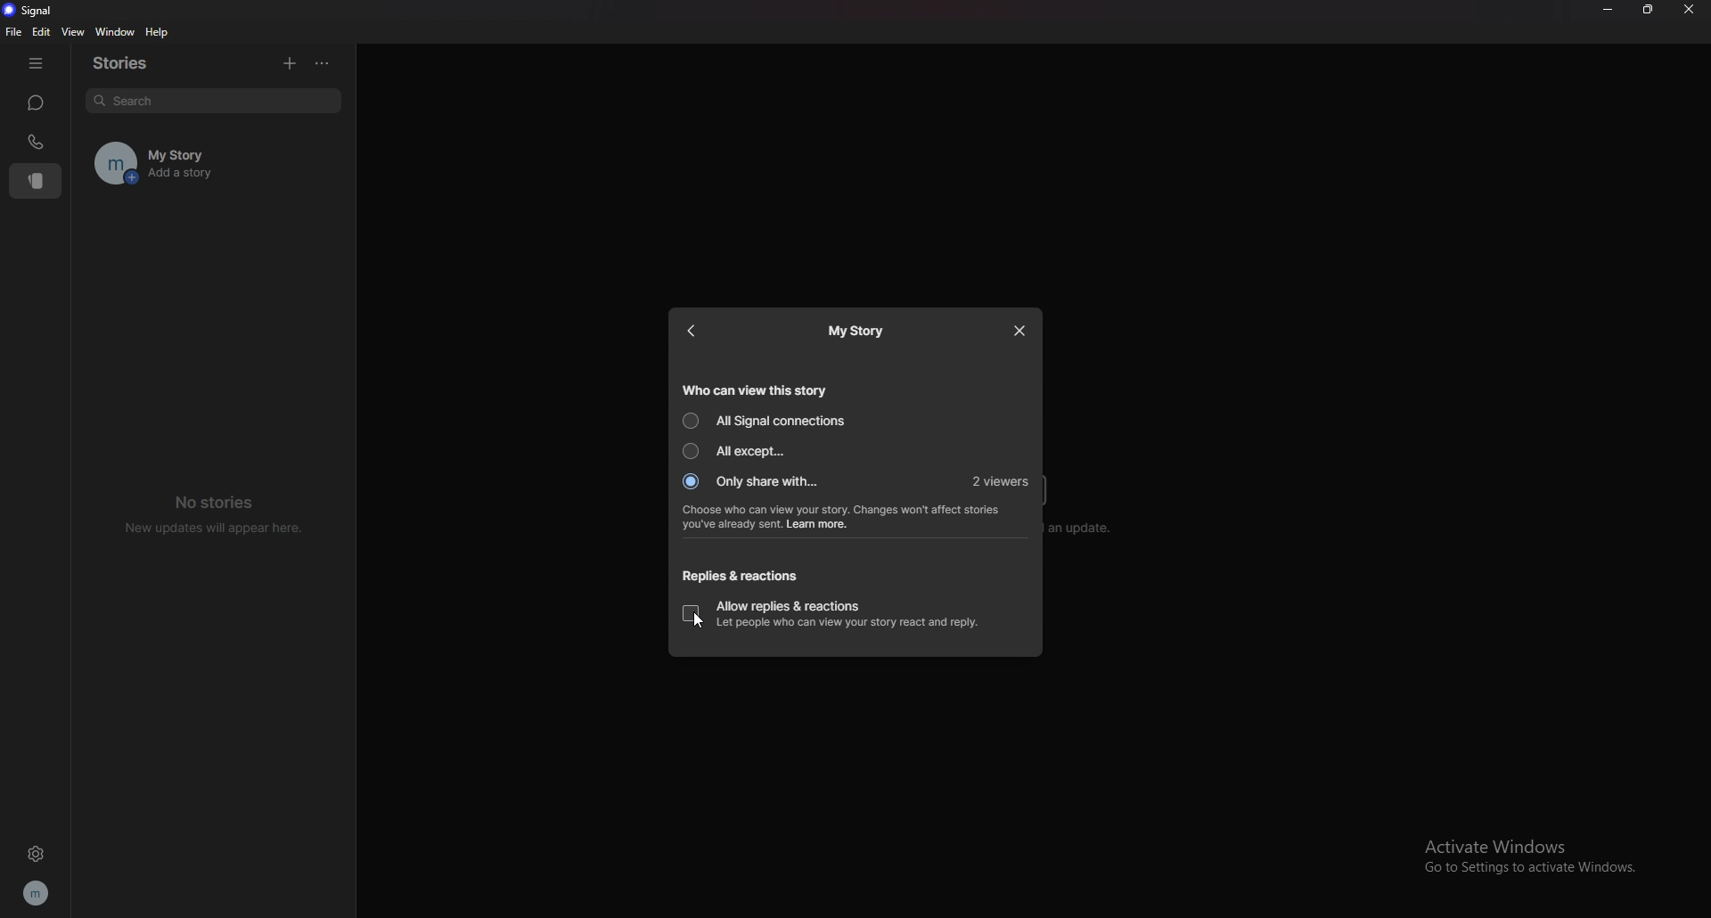 This screenshot has width=1711, height=918. Describe the element at coordinates (790, 602) in the screenshot. I see `Allow replies & reactions.` at that location.